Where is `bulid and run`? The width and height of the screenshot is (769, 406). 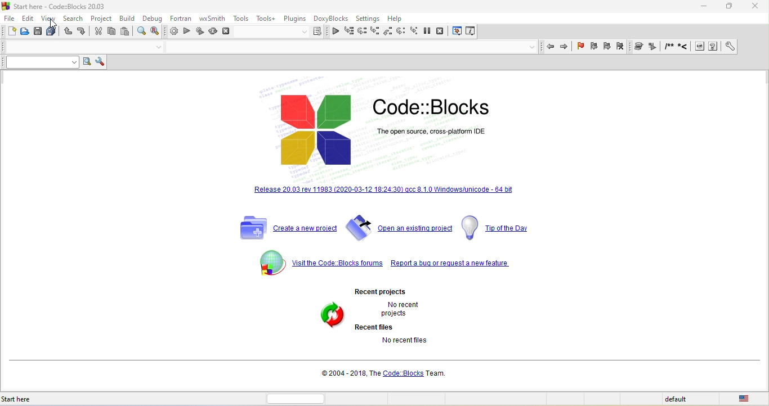
bulid and run is located at coordinates (200, 32).